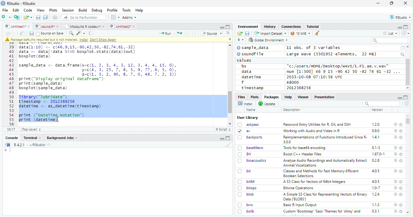 This screenshot has height=217, width=413. What do you see at coordinates (395, 137) in the screenshot?
I see `help` at bounding box center [395, 137].